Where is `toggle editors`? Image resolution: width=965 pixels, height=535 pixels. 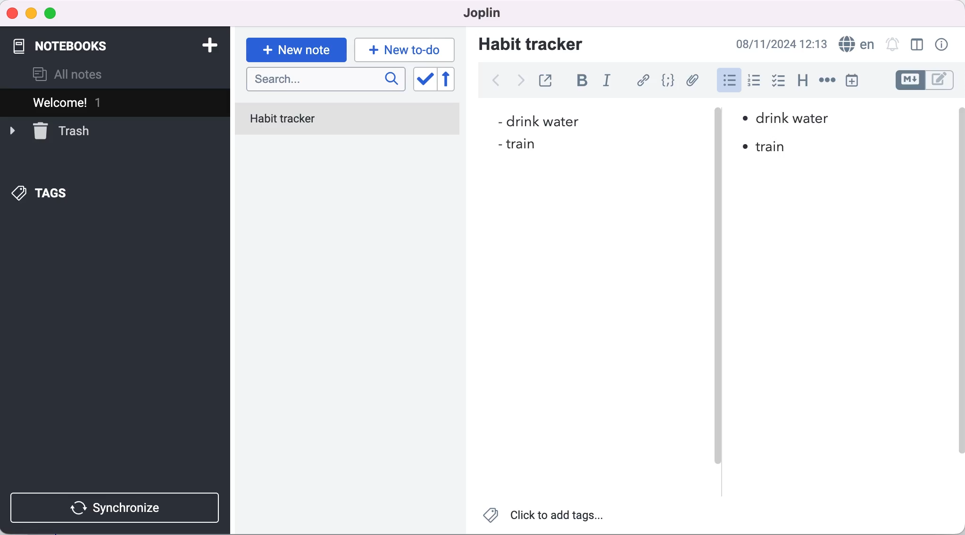 toggle editors is located at coordinates (926, 80).